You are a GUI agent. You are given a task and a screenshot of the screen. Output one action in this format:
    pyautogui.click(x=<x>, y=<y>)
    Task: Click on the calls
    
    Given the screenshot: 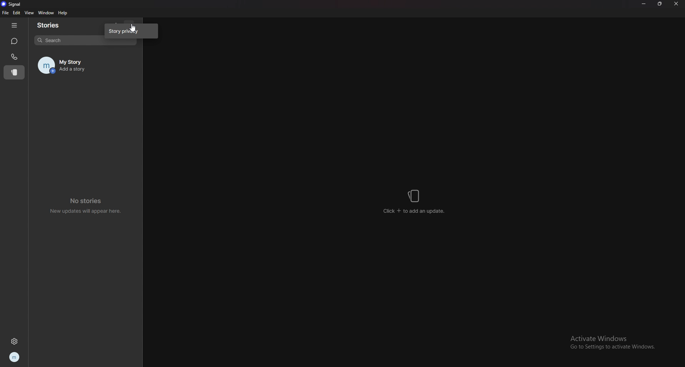 What is the action you would take?
    pyautogui.click(x=15, y=56)
    